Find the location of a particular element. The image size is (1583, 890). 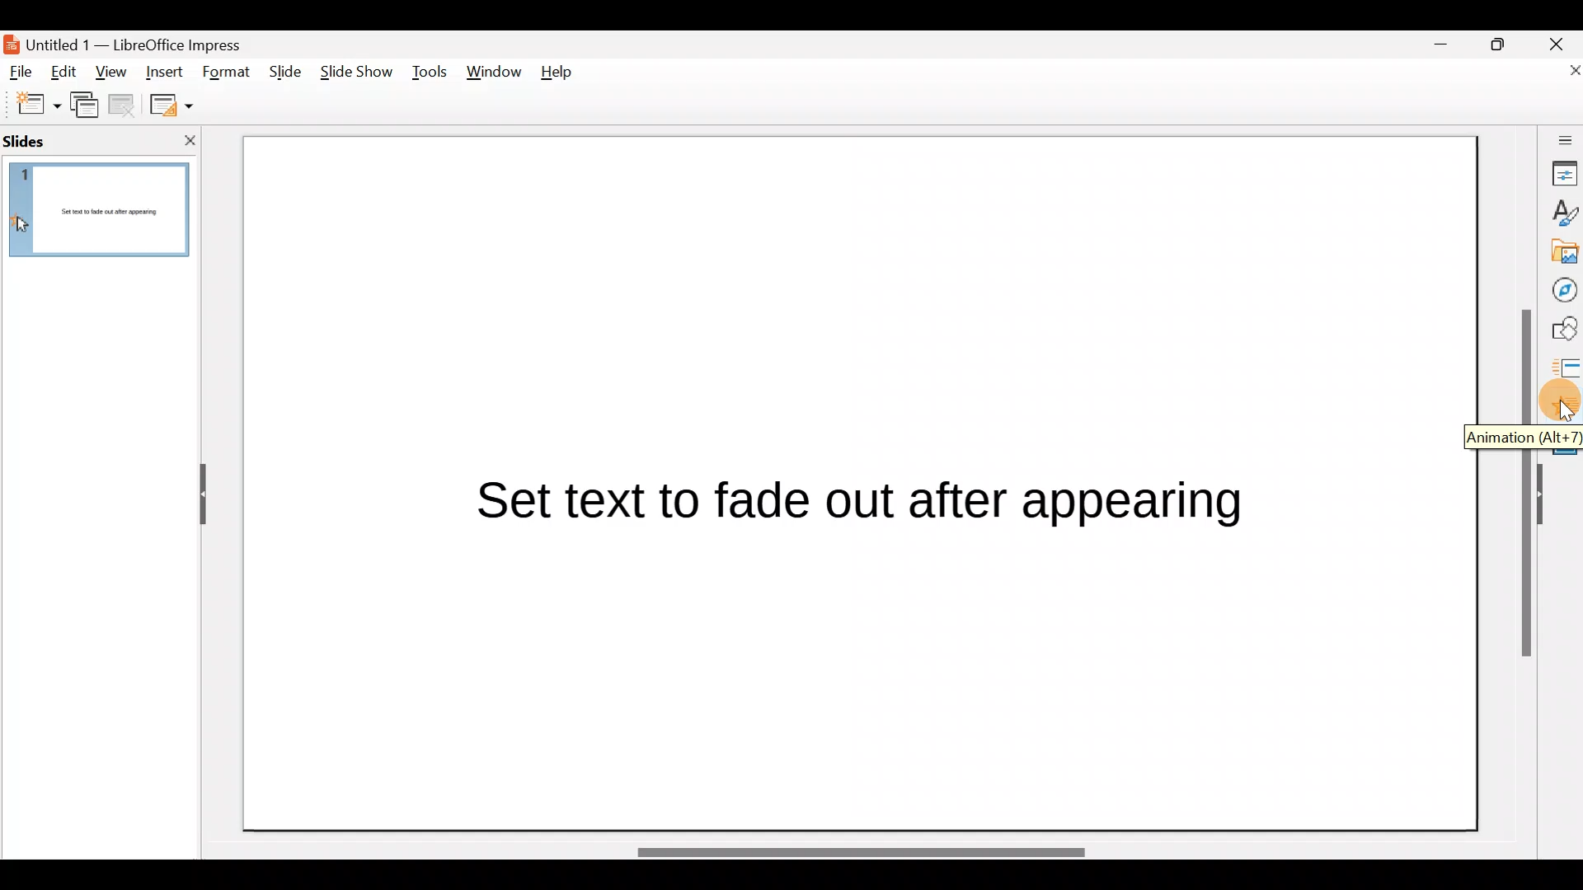

Animation is located at coordinates (1563, 408).